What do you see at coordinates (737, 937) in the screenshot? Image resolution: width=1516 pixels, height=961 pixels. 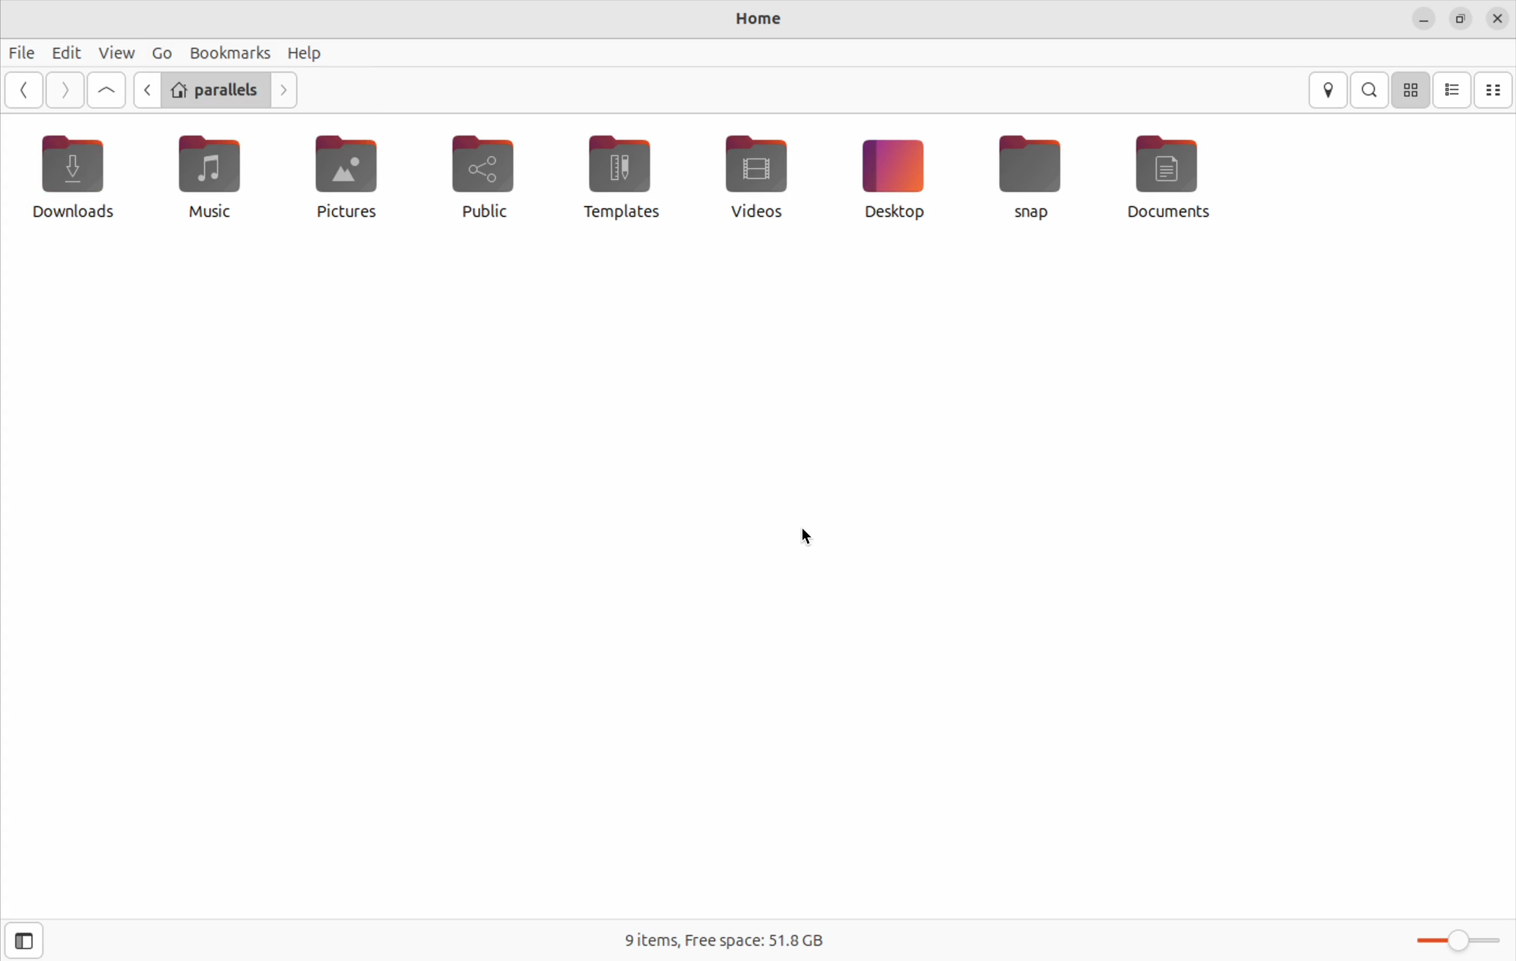 I see `free spaces` at bounding box center [737, 937].